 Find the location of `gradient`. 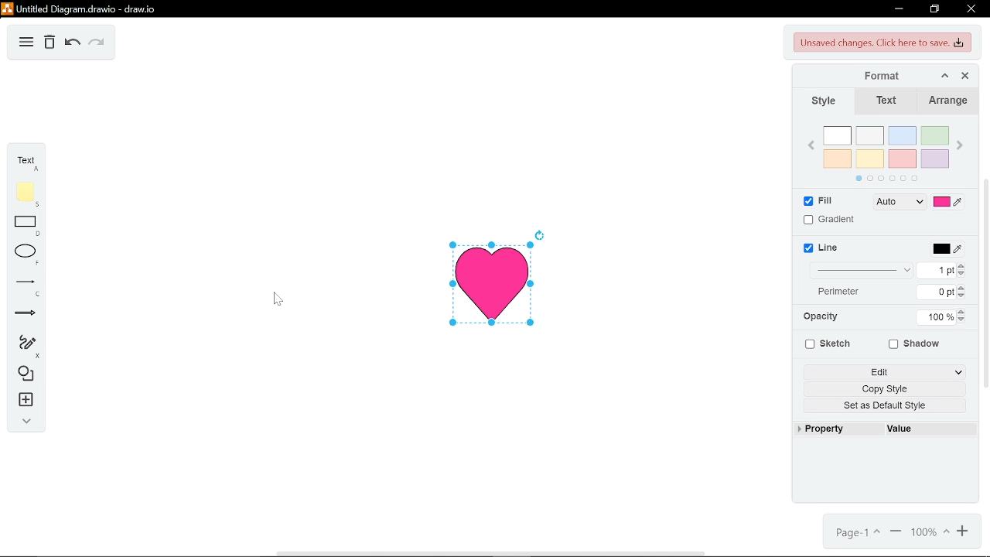

gradient is located at coordinates (828, 220).